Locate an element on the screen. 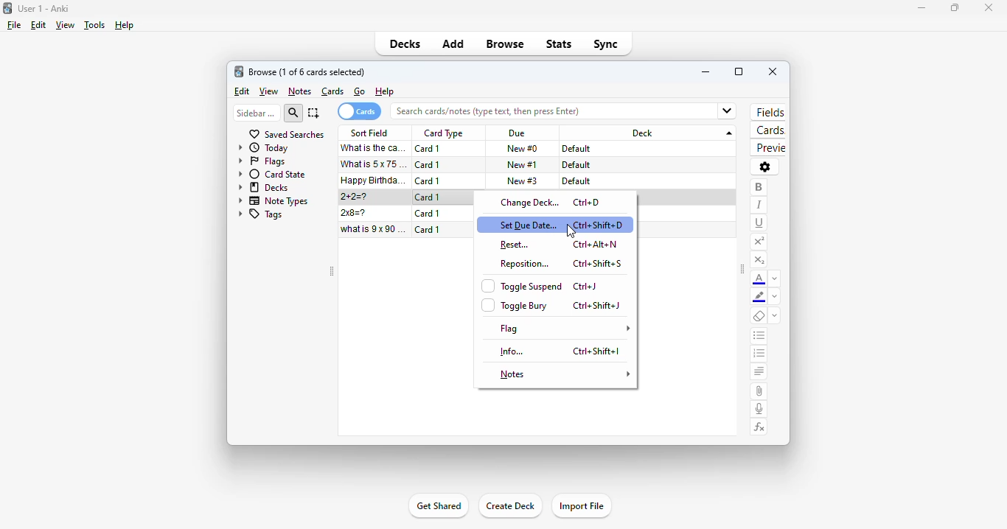 This screenshot has height=529, width=1007. create deck is located at coordinates (510, 506).